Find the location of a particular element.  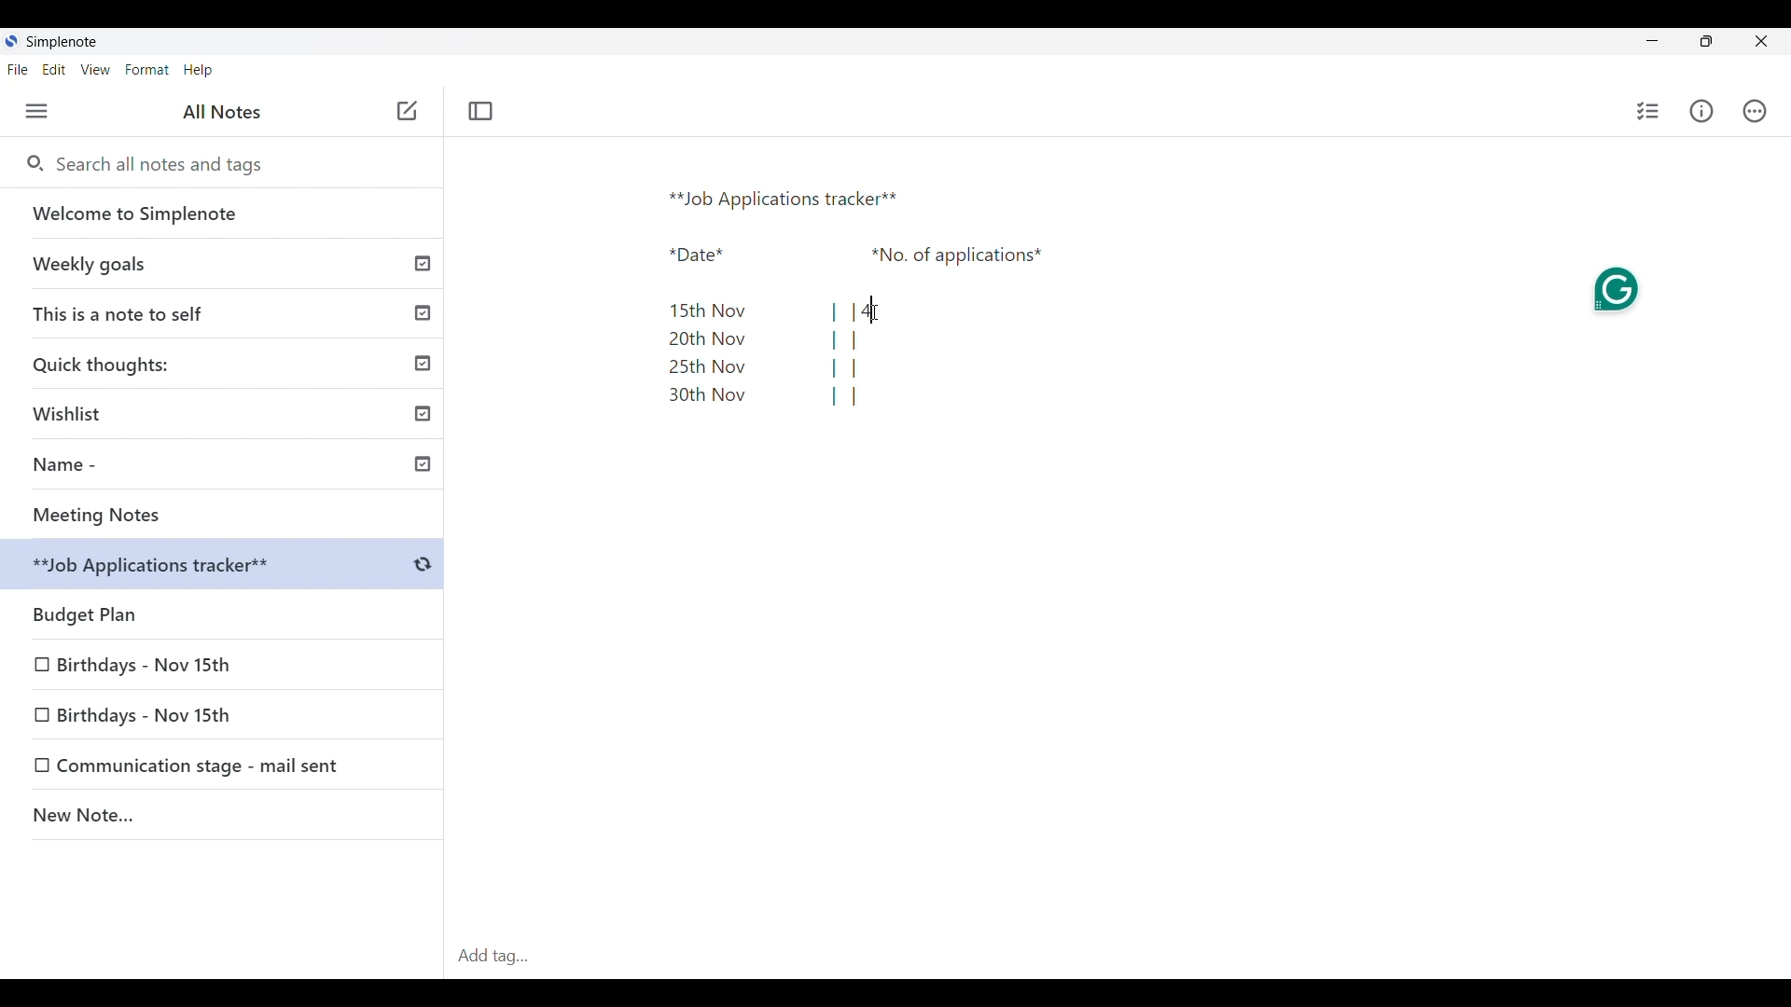

Click to insert checklist is located at coordinates (1649, 111).